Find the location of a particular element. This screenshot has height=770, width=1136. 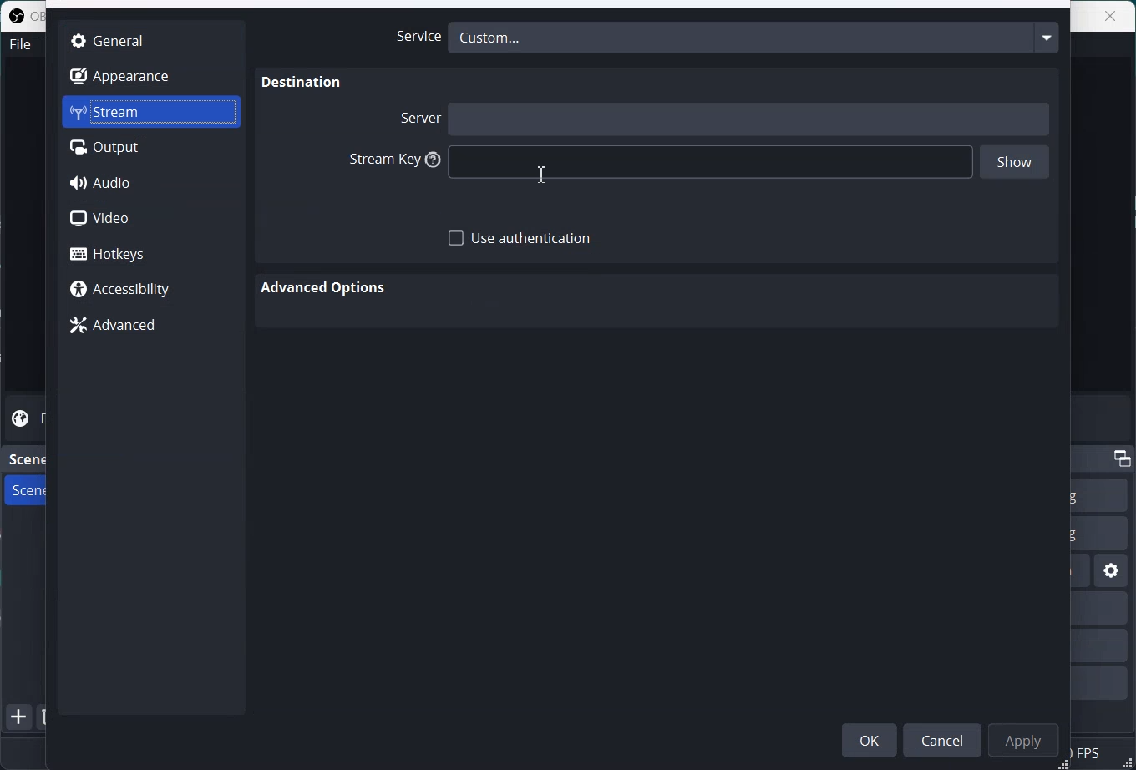

Server name is located at coordinates (750, 118).